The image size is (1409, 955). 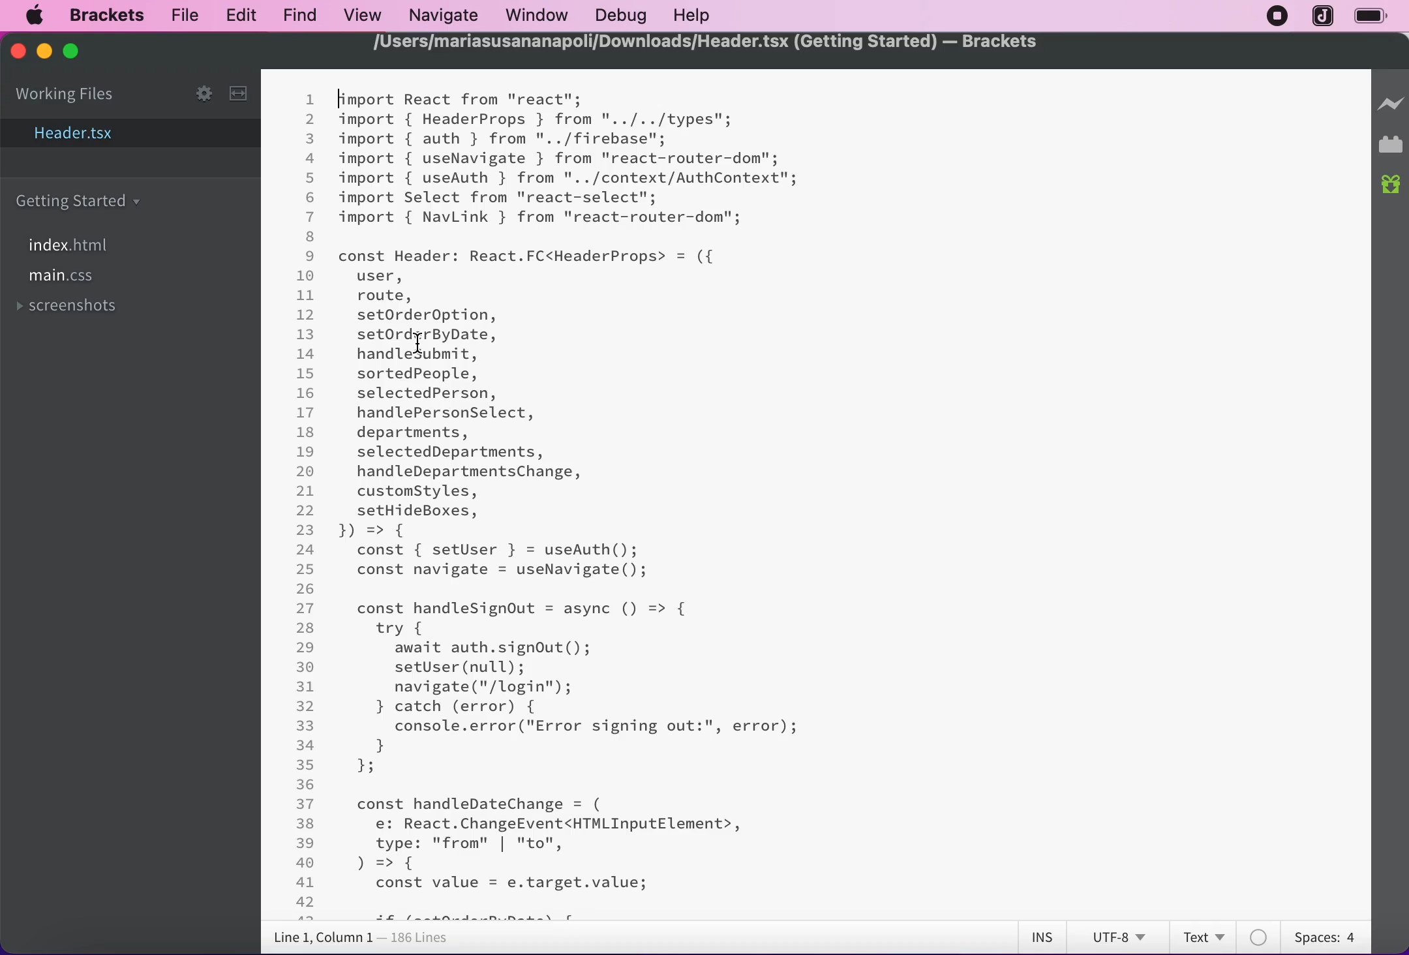 I want to click on 28, so click(x=306, y=628).